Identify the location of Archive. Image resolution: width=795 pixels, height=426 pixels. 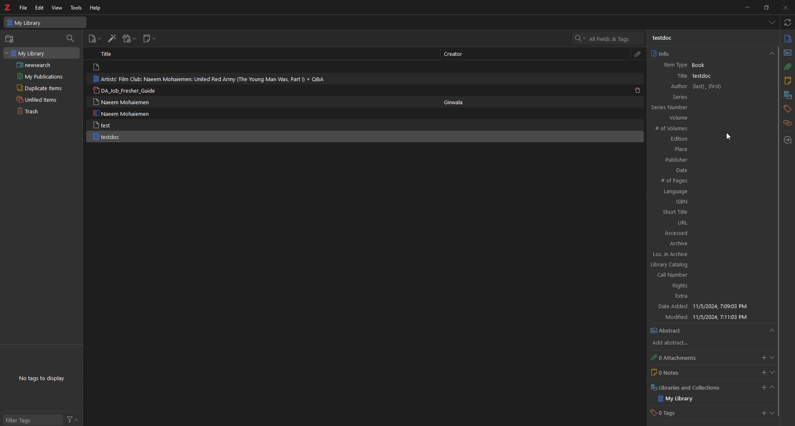
(682, 243).